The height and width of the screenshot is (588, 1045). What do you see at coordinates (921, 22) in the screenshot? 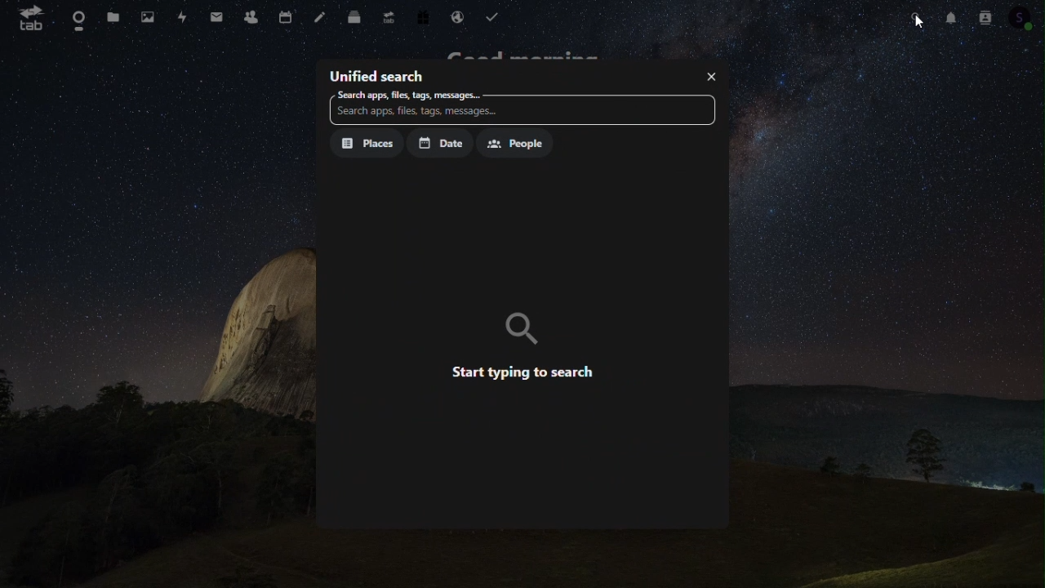
I see `` at bounding box center [921, 22].